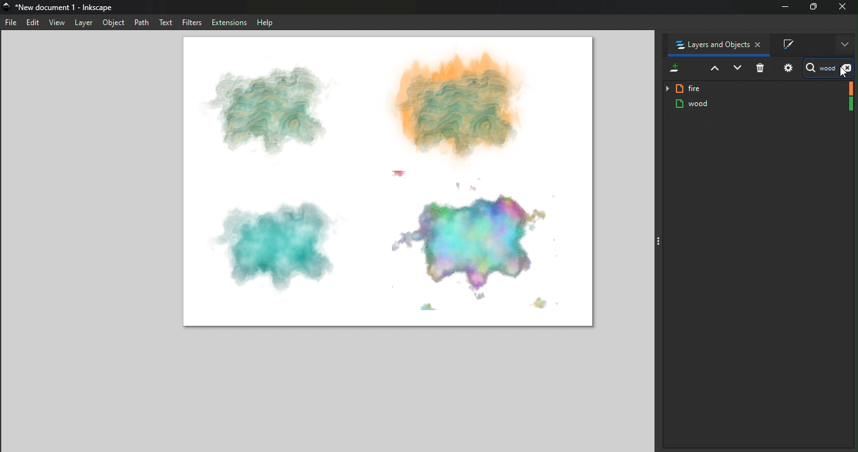 The image size is (858, 452). I want to click on Filters, so click(193, 22).